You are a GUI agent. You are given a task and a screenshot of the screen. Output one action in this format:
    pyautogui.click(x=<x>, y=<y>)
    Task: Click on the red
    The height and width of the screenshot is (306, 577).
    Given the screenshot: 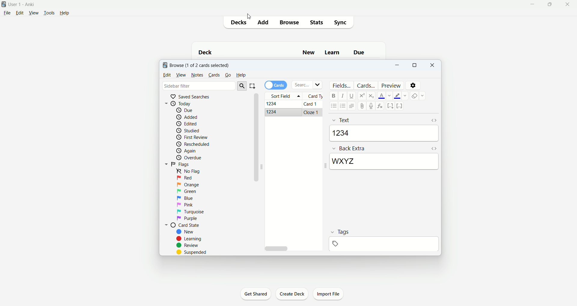 What is the action you would take?
    pyautogui.click(x=185, y=178)
    